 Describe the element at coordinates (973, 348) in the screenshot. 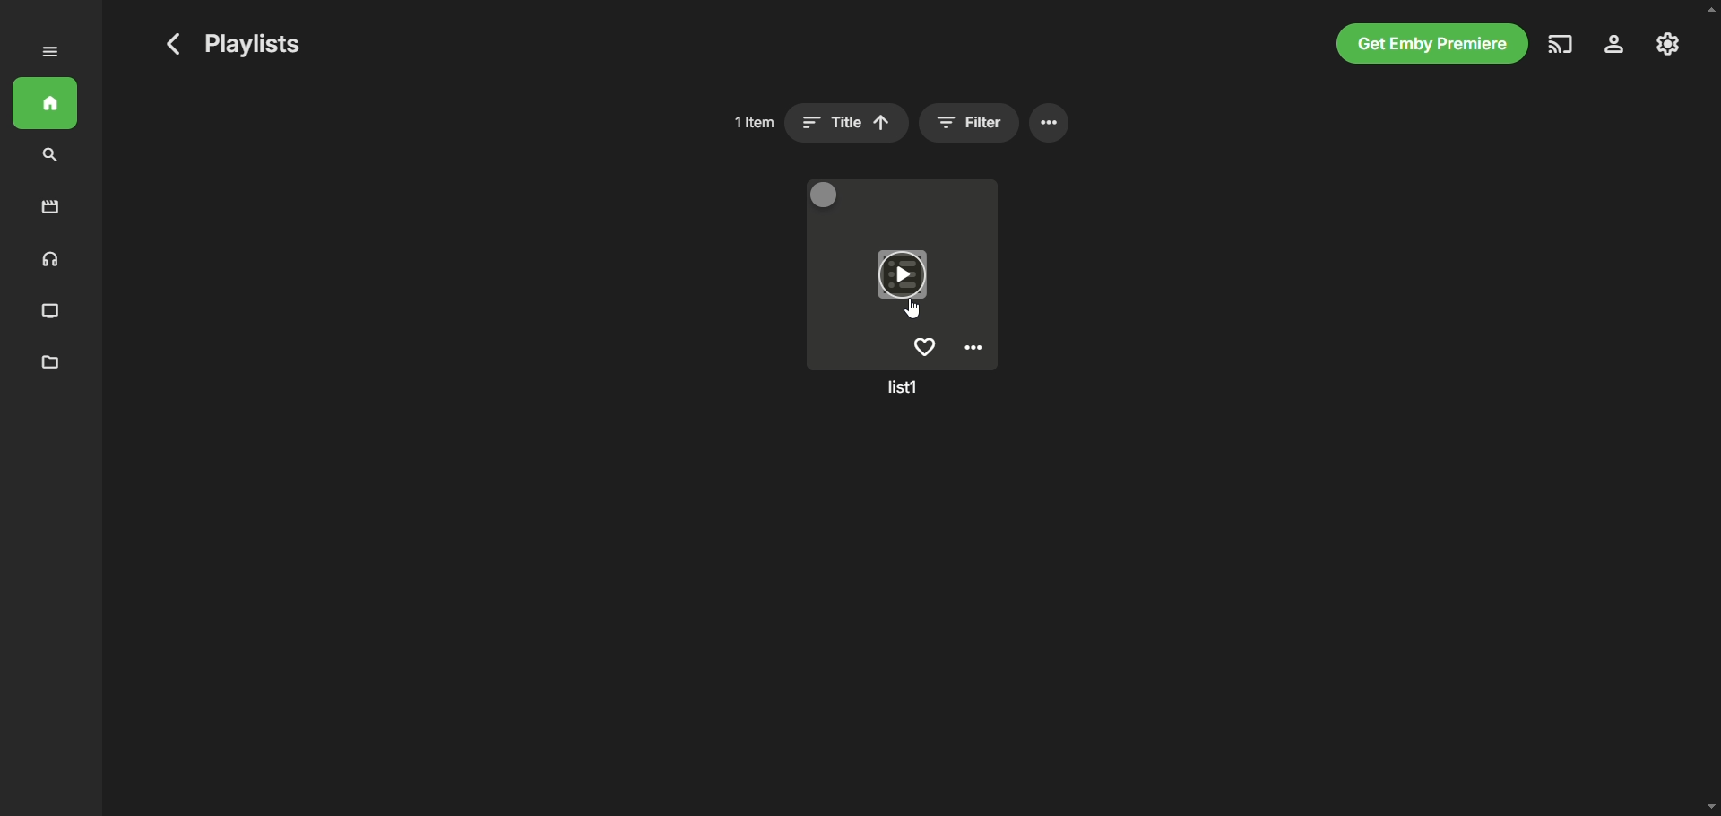

I see `Settings` at that location.